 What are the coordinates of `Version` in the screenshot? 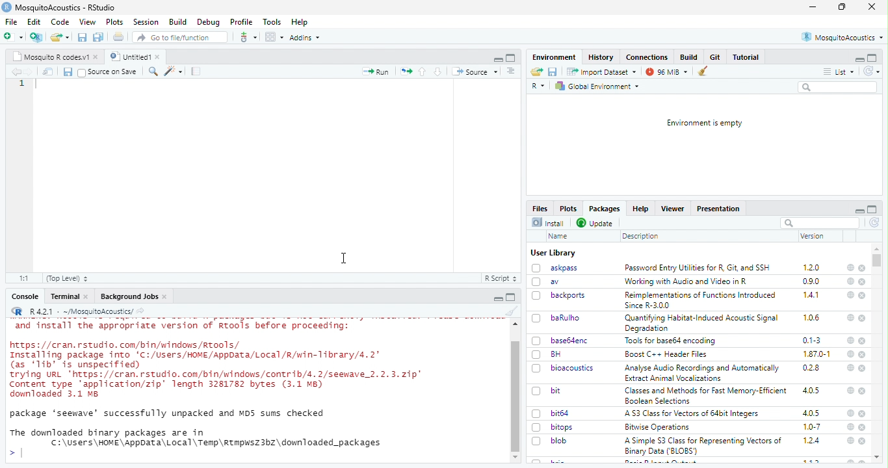 It's located at (813, 236).